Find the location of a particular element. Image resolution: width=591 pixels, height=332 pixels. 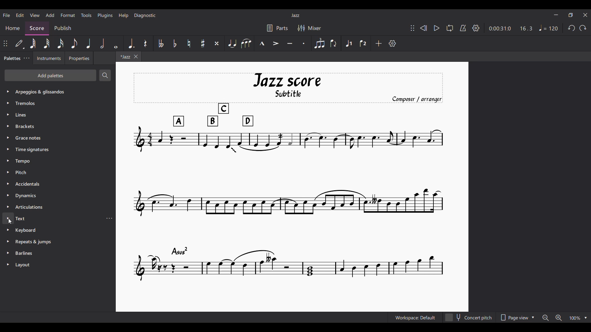

Current tab is located at coordinates (125, 57).